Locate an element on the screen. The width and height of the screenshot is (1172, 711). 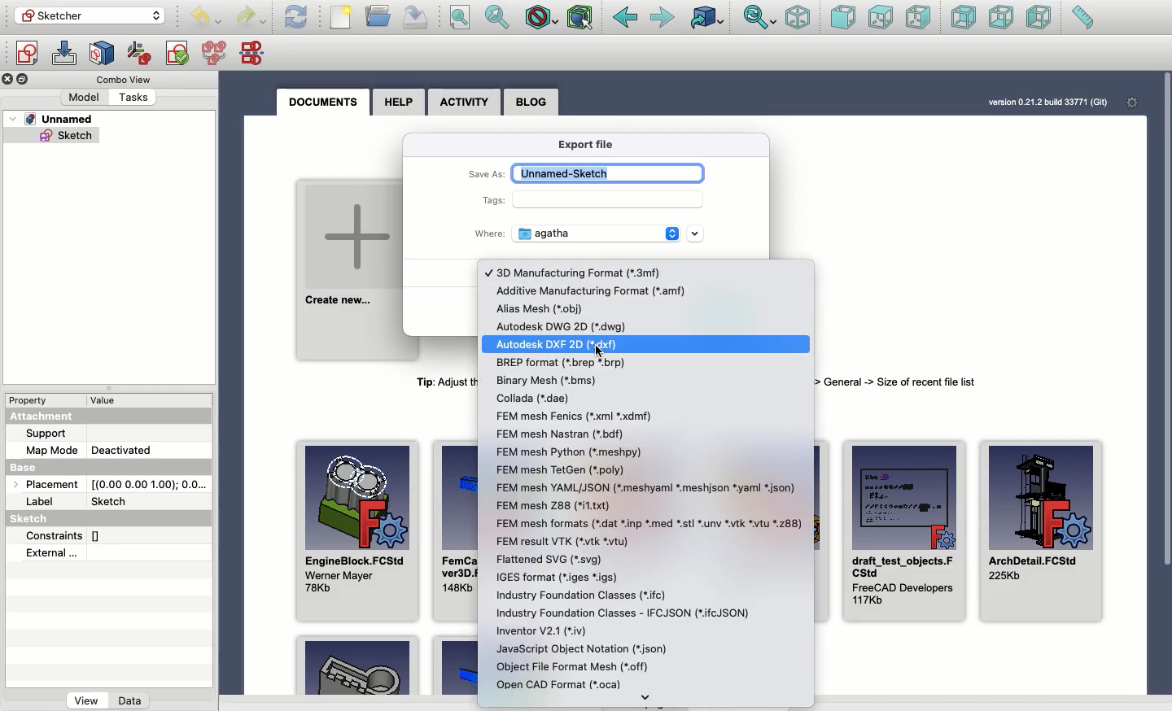
Example 2 is located at coordinates (455, 667).